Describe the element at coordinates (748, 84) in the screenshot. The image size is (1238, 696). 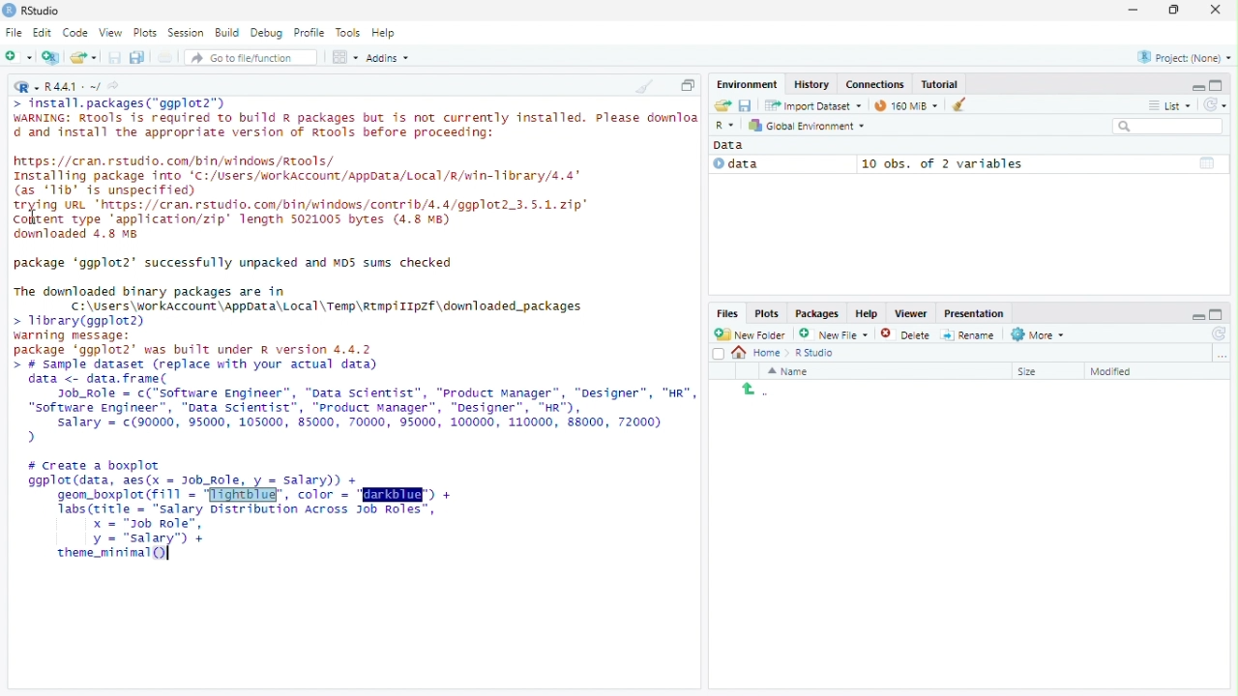
I see `Environment` at that location.